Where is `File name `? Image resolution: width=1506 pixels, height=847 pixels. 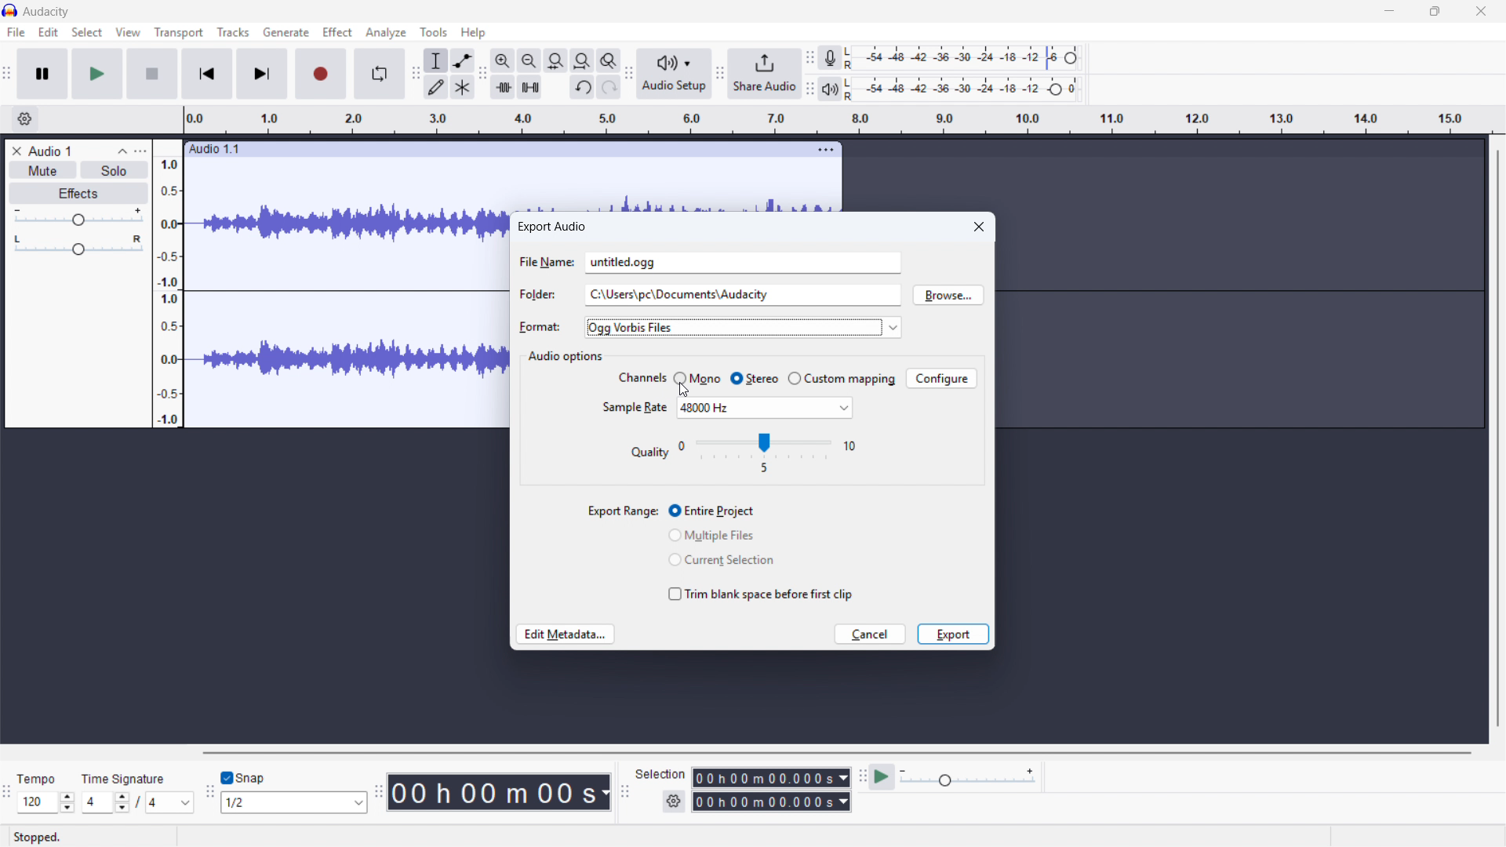
File name  is located at coordinates (744, 262).